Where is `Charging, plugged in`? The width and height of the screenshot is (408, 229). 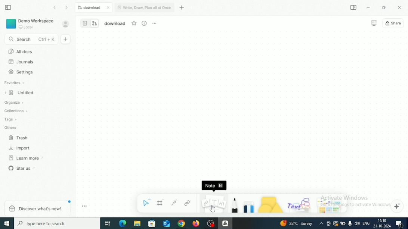 Charging, plugged in is located at coordinates (343, 223).